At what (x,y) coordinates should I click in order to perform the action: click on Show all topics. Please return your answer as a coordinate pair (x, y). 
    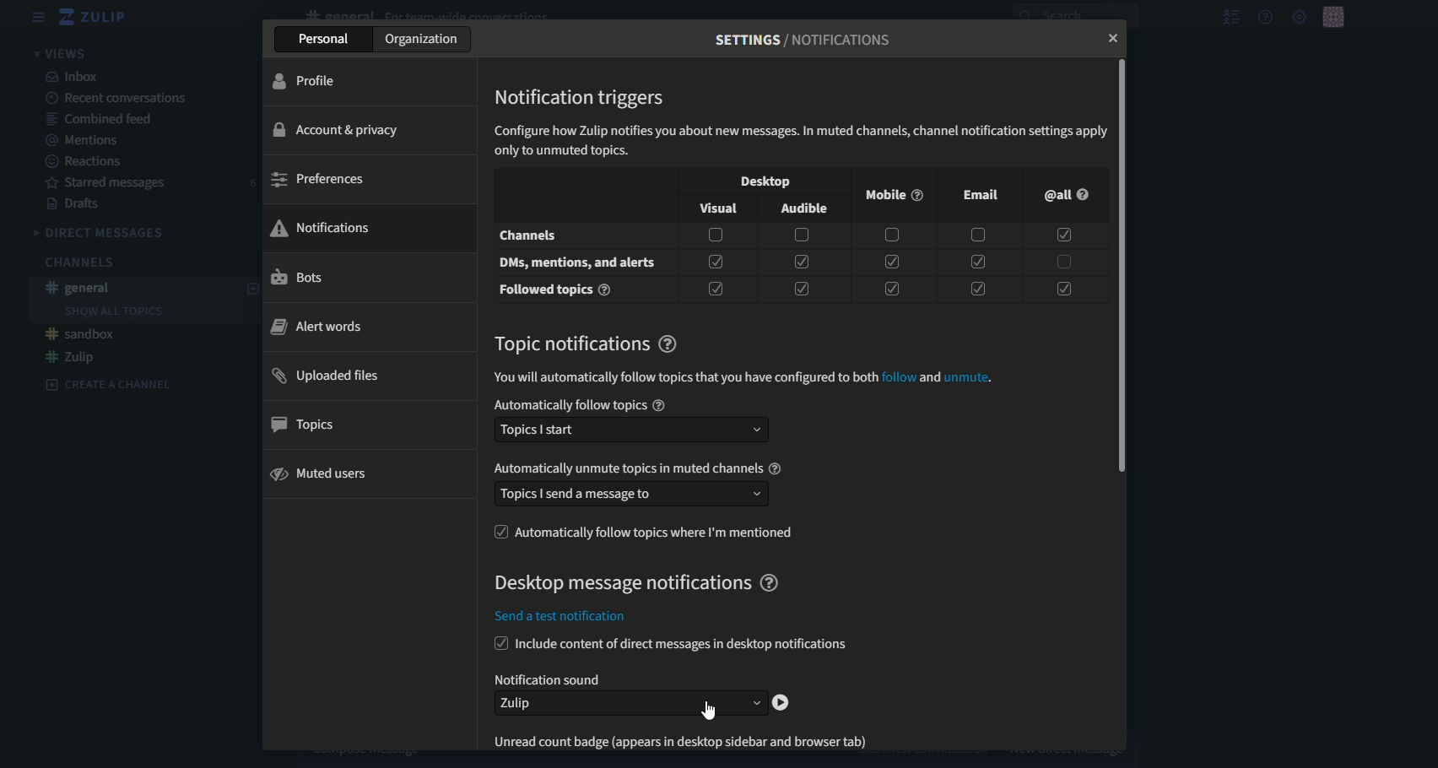
    Looking at the image, I should click on (113, 311).